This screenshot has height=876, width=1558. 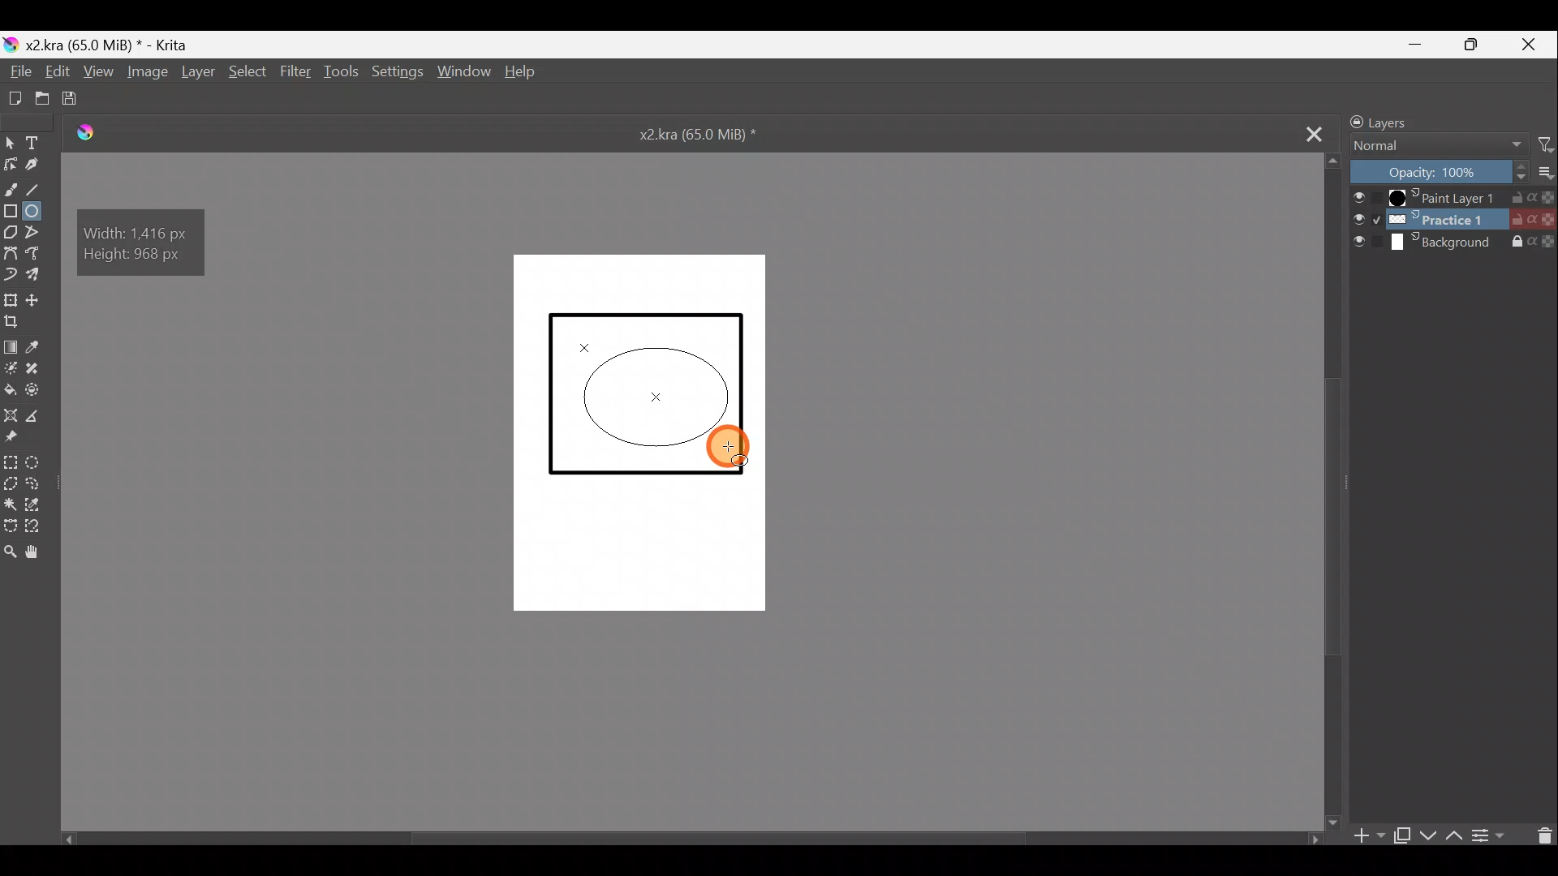 I want to click on Similar colour selection tool, so click(x=37, y=505).